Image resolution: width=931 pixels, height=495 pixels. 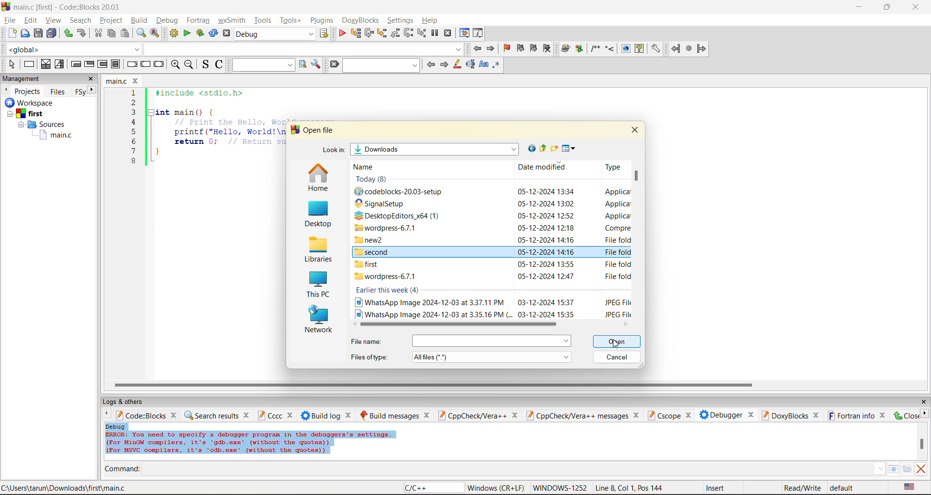 I want to click on type, so click(x=617, y=228).